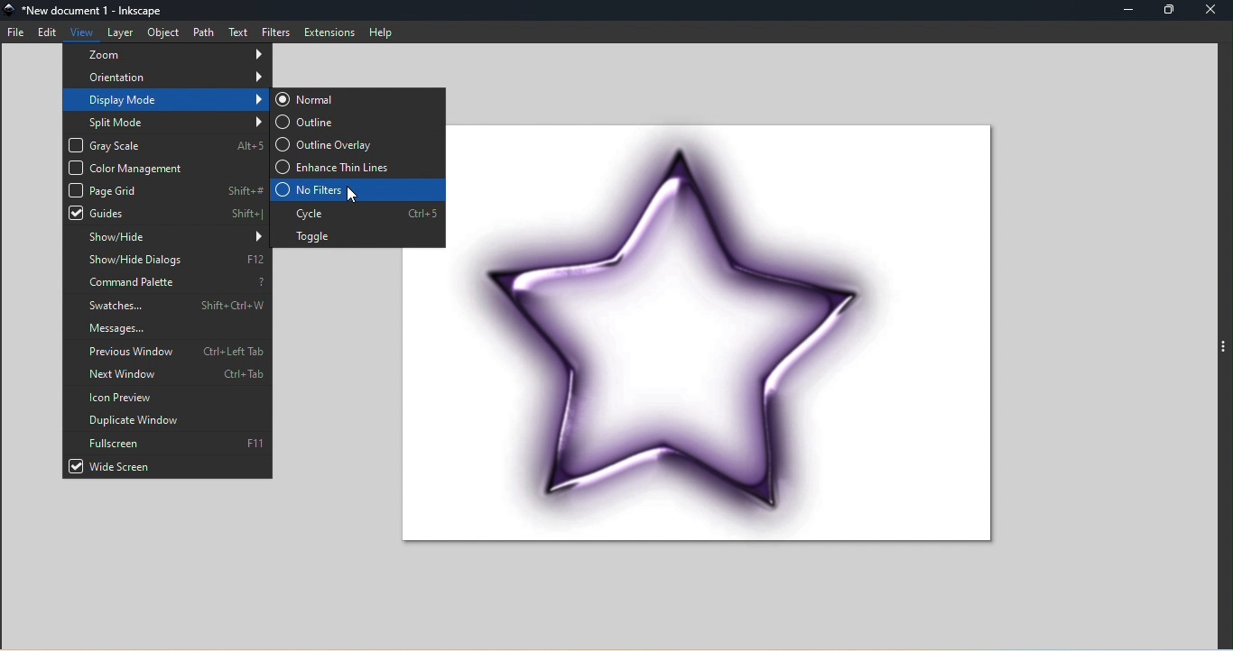 The image size is (1233, 651). What do you see at coordinates (168, 213) in the screenshot?
I see `Guides` at bounding box center [168, 213].